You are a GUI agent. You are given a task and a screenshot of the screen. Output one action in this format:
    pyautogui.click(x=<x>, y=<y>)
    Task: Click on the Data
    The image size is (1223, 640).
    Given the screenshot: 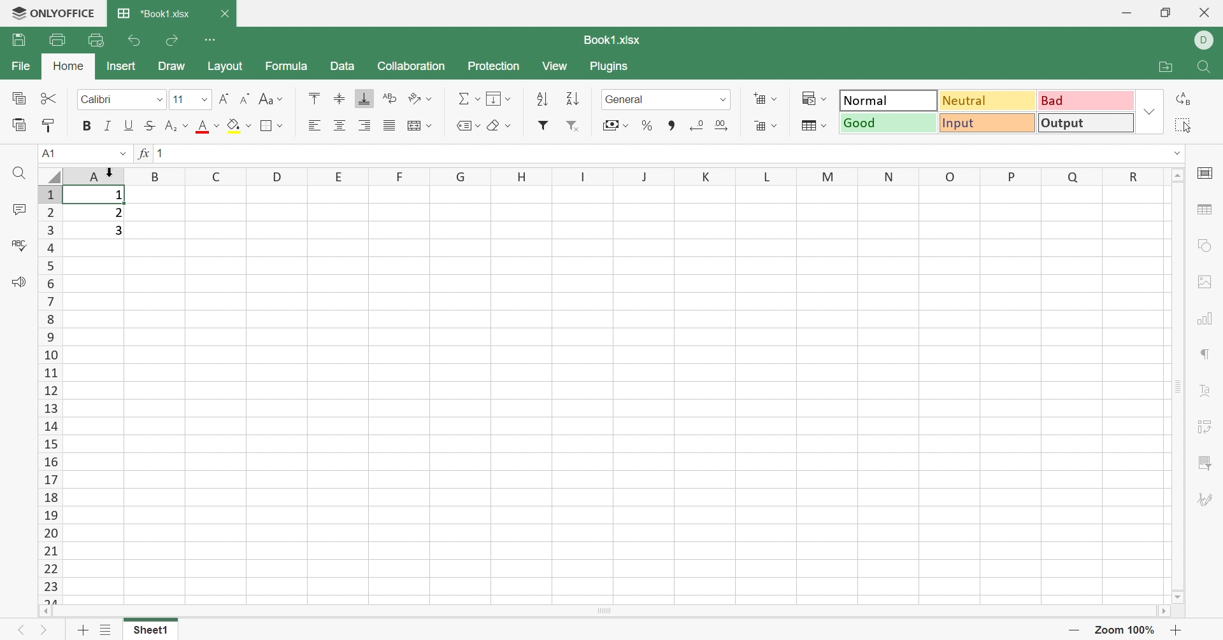 What is the action you would take?
    pyautogui.click(x=343, y=66)
    